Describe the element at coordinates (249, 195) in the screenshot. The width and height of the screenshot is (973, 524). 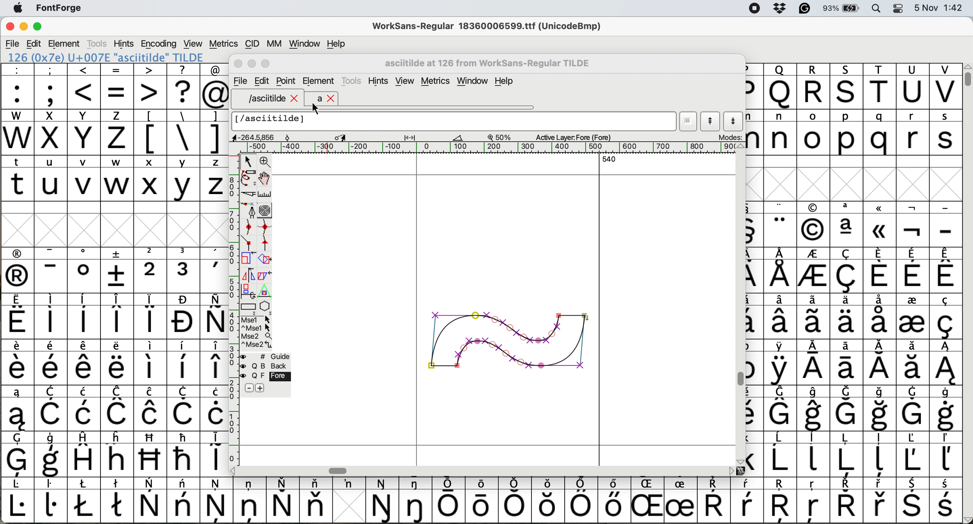
I see `cut splines in two` at that location.